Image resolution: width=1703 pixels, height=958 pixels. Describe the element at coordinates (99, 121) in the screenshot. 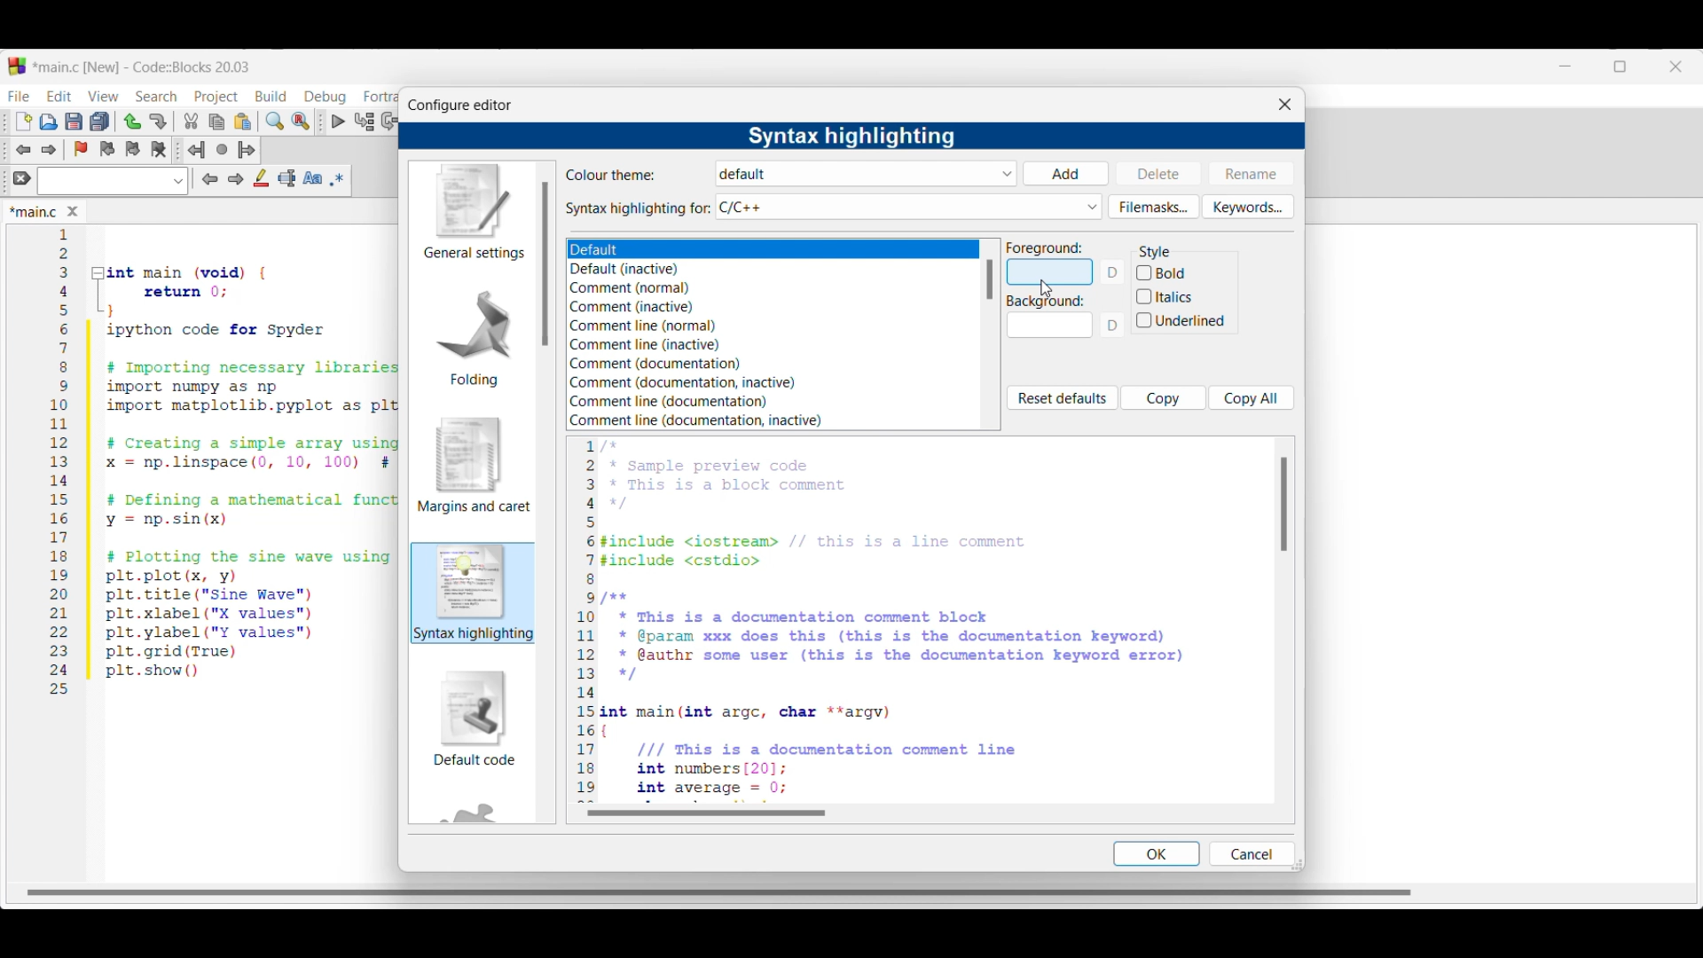

I see `Save everything` at that location.